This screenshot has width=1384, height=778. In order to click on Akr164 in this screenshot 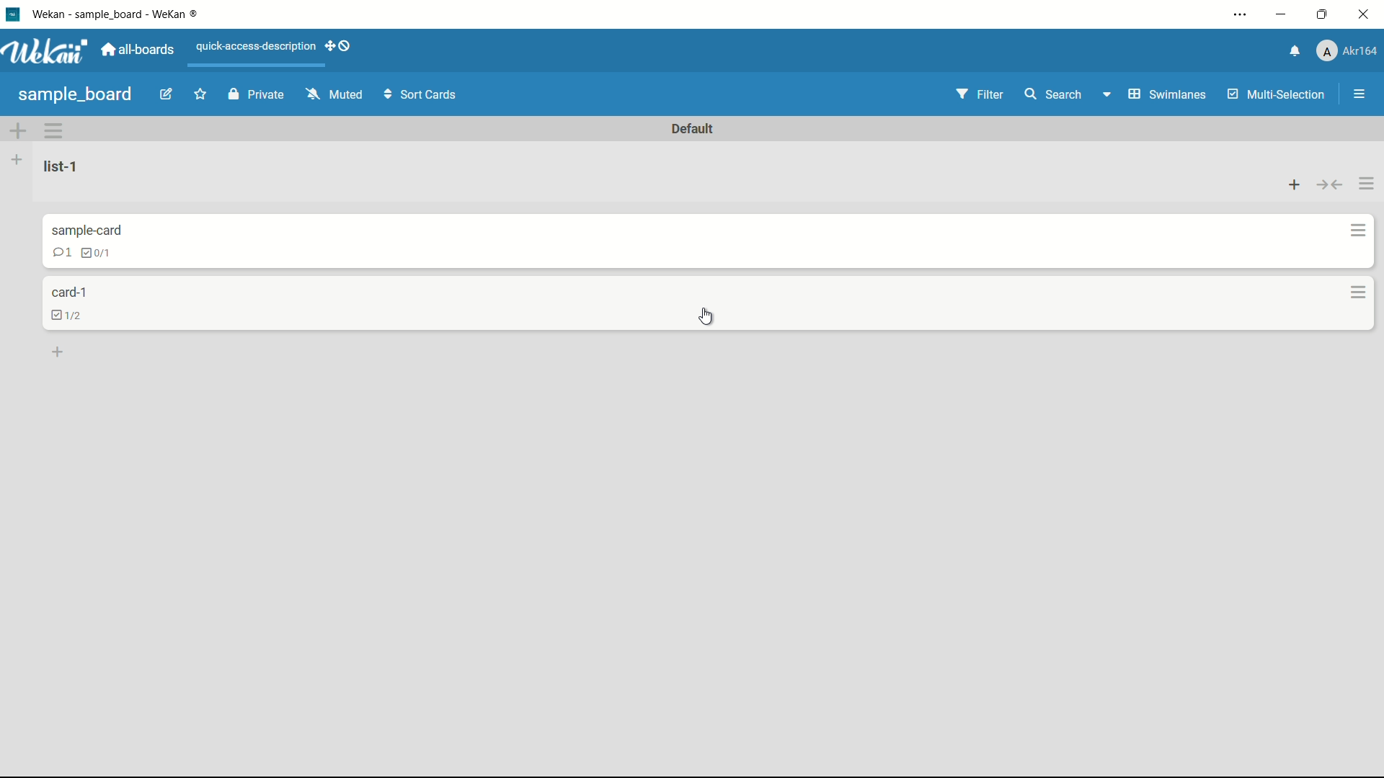, I will do `click(1344, 51)`.